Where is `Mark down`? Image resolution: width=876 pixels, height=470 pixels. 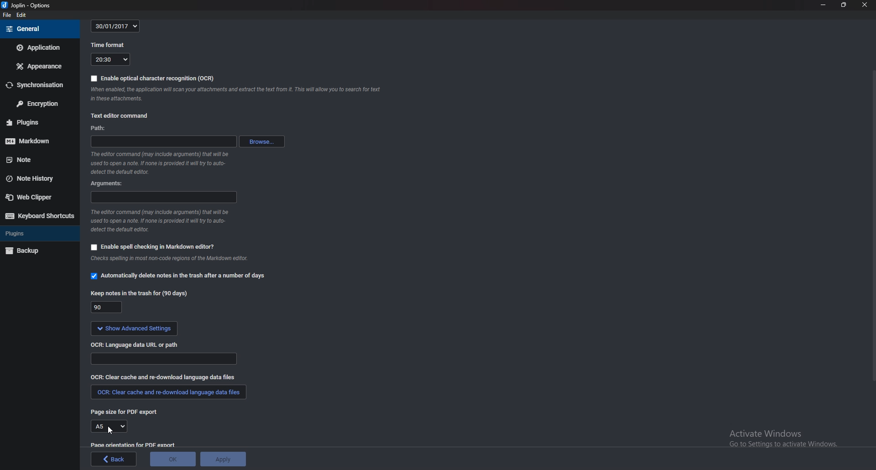
Mark down is located at coordinates (34, 141).